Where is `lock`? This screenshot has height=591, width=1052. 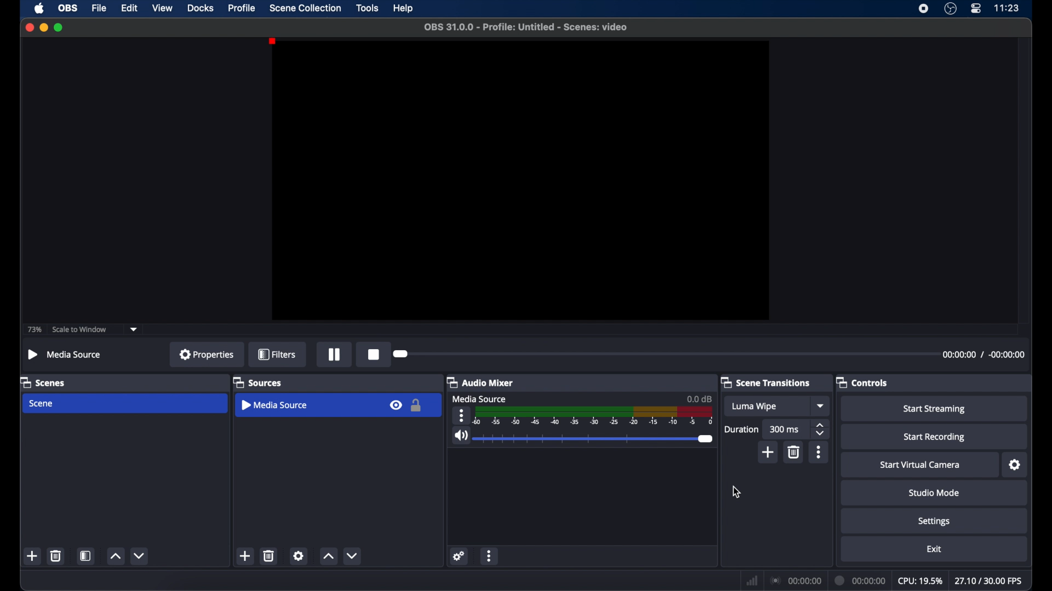
lock is located at coordinates (418, 406).